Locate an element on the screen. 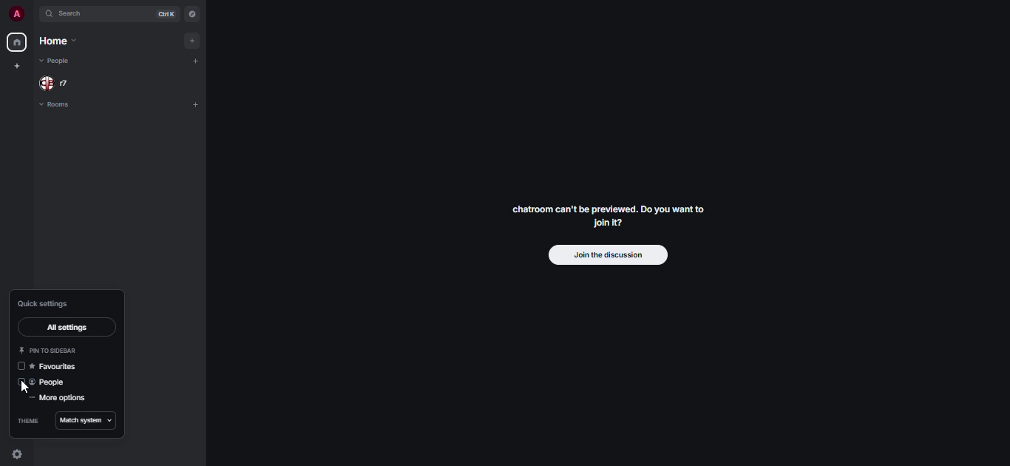  join the discussion is located at coordinates (606, 256).